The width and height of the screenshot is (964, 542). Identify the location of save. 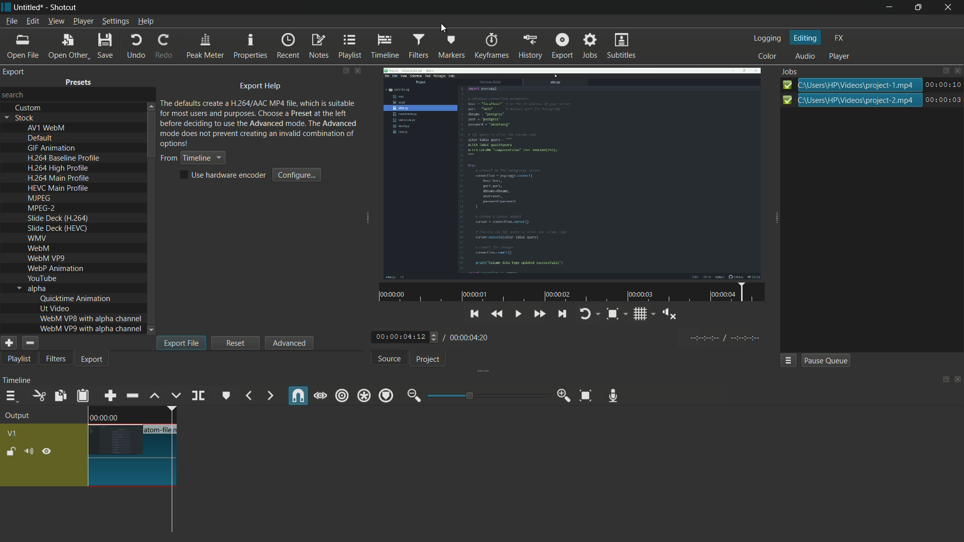
(106, 45).